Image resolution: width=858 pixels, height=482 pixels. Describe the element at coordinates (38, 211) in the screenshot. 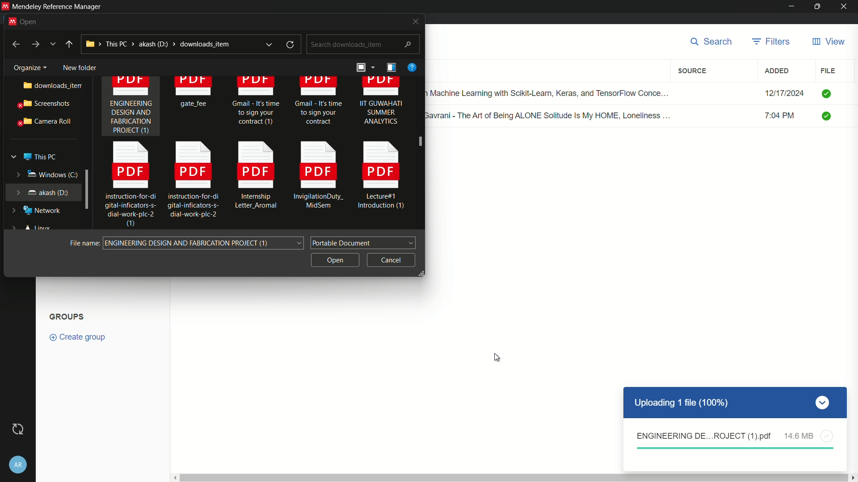

I see `network` at that location.